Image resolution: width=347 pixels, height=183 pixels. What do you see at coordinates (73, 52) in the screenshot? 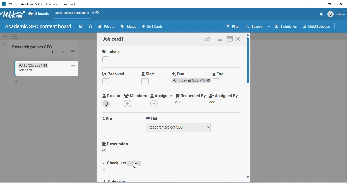
I see `list actions` at bounding box center [73, 52].